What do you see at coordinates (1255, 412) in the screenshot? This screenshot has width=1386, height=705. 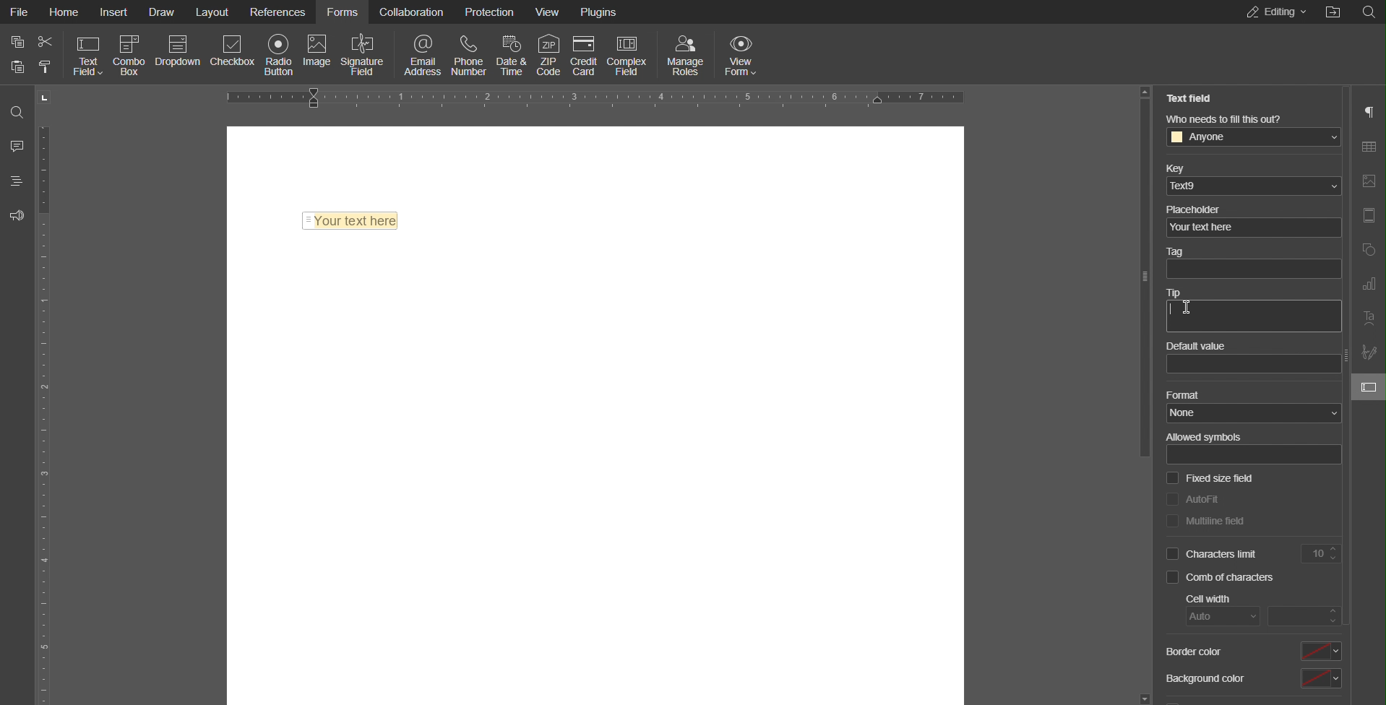 I see `none` at bounding box center [1255, 412].